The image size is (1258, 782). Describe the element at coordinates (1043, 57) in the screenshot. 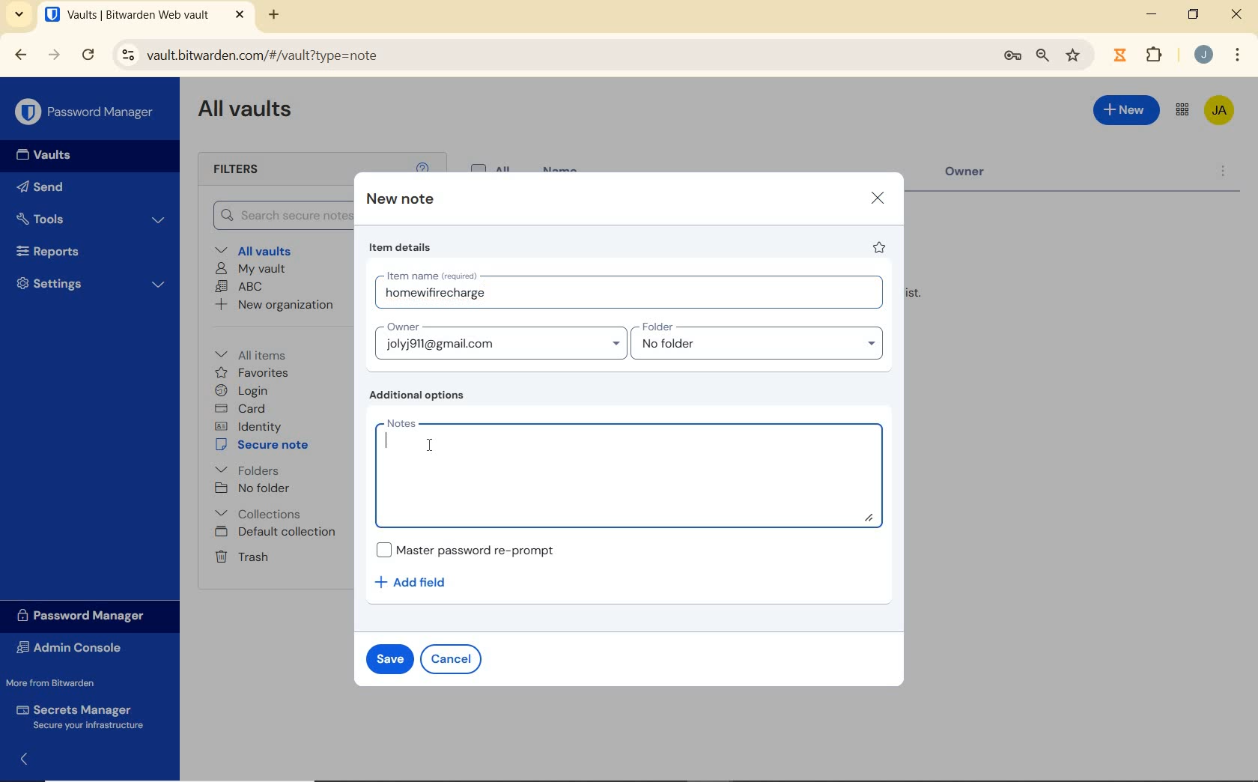

I see `zoom` at that location.